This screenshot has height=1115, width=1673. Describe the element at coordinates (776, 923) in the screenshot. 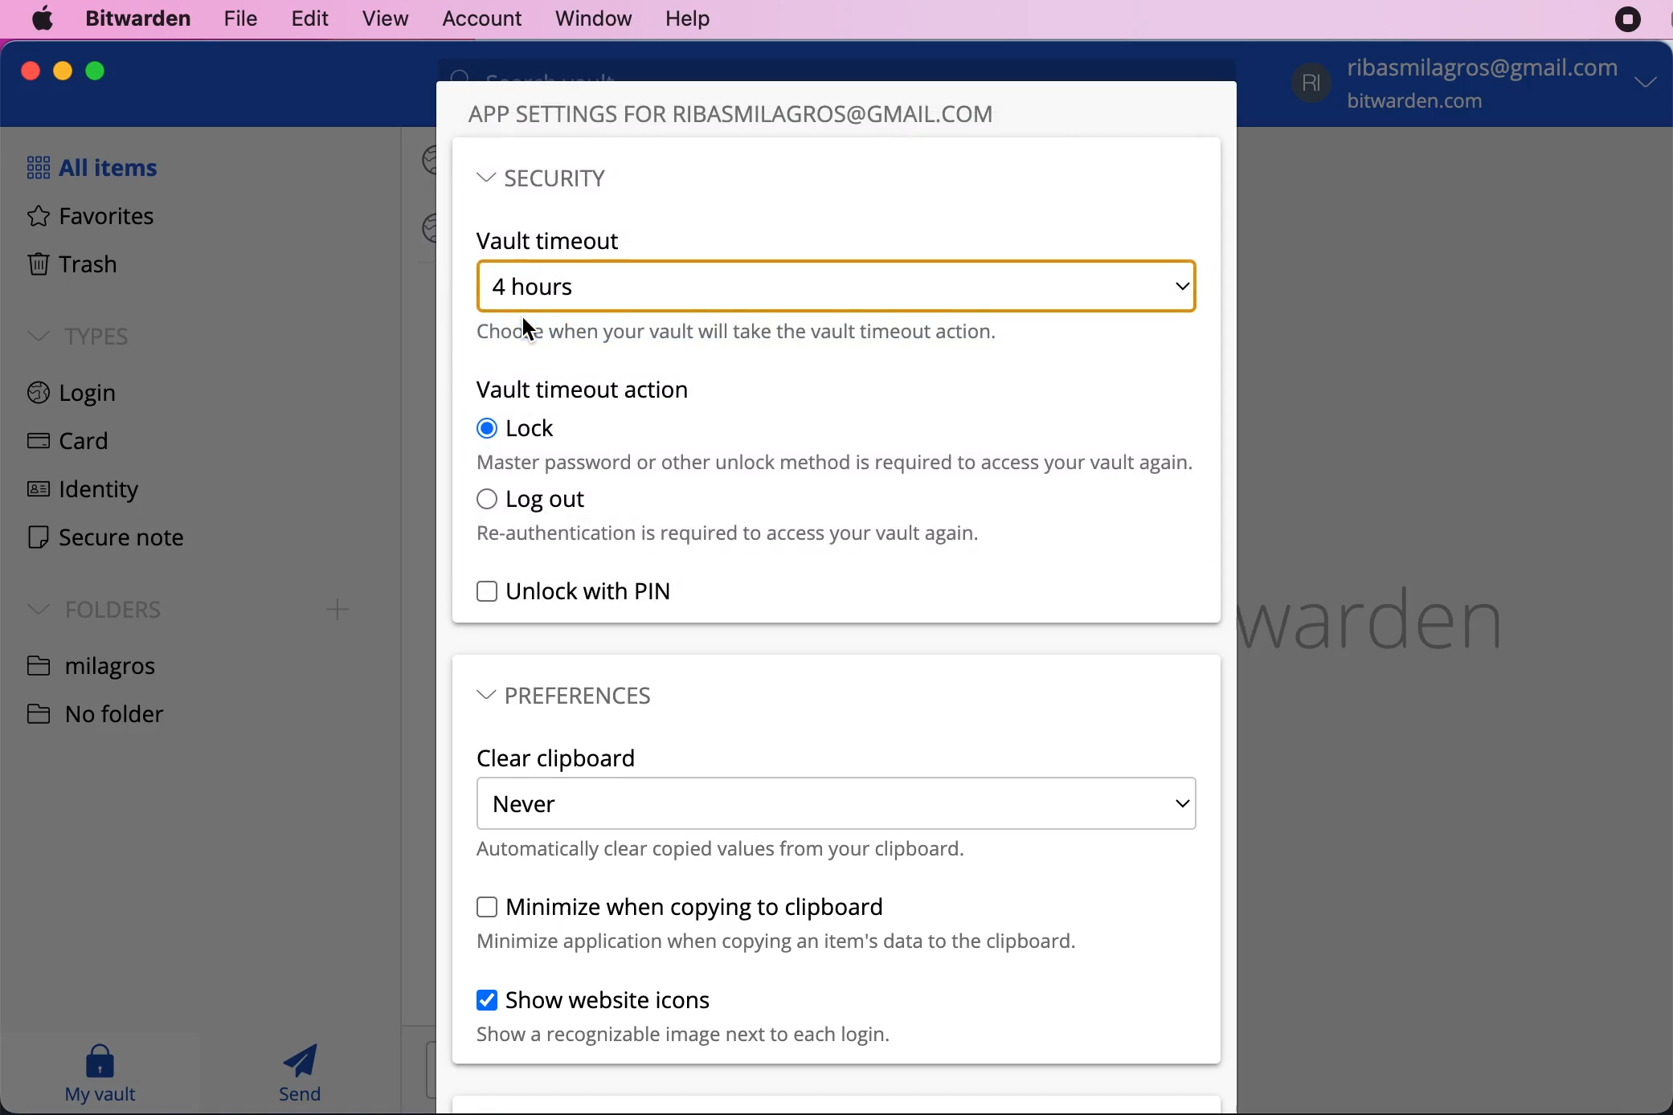

I see `minimize when copying to clipboard` at that location.